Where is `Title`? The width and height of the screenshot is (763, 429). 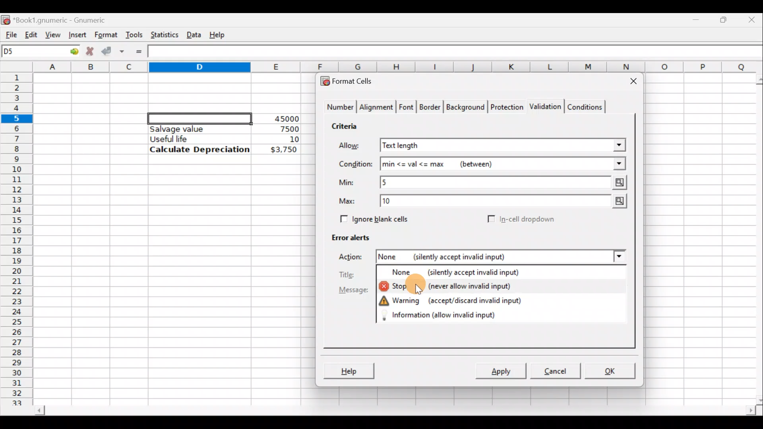 Title is located at coordinates (345, 273).